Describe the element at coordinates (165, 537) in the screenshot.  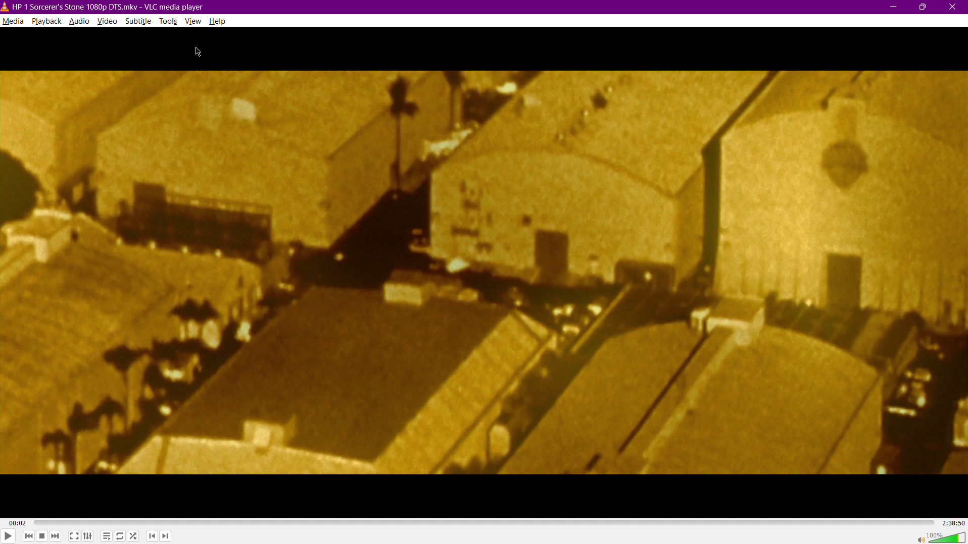
I see `Next Chapter` at that location.